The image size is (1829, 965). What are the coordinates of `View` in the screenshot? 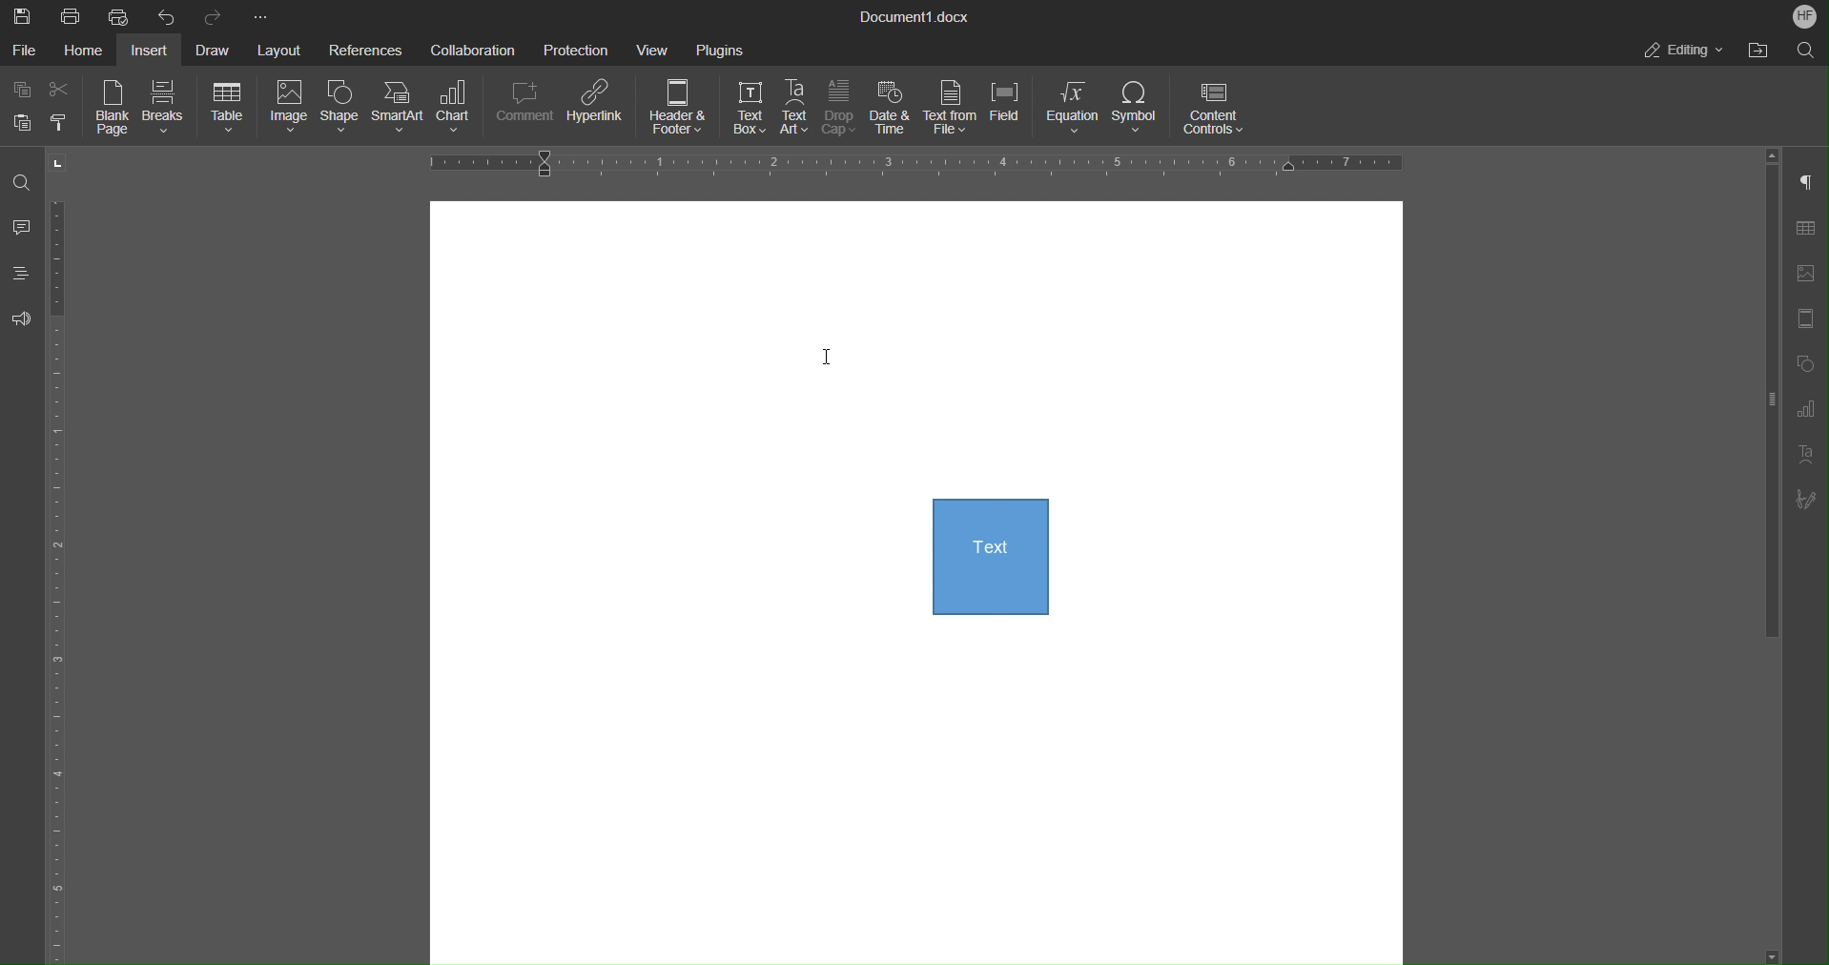 It's located at (657, 49).